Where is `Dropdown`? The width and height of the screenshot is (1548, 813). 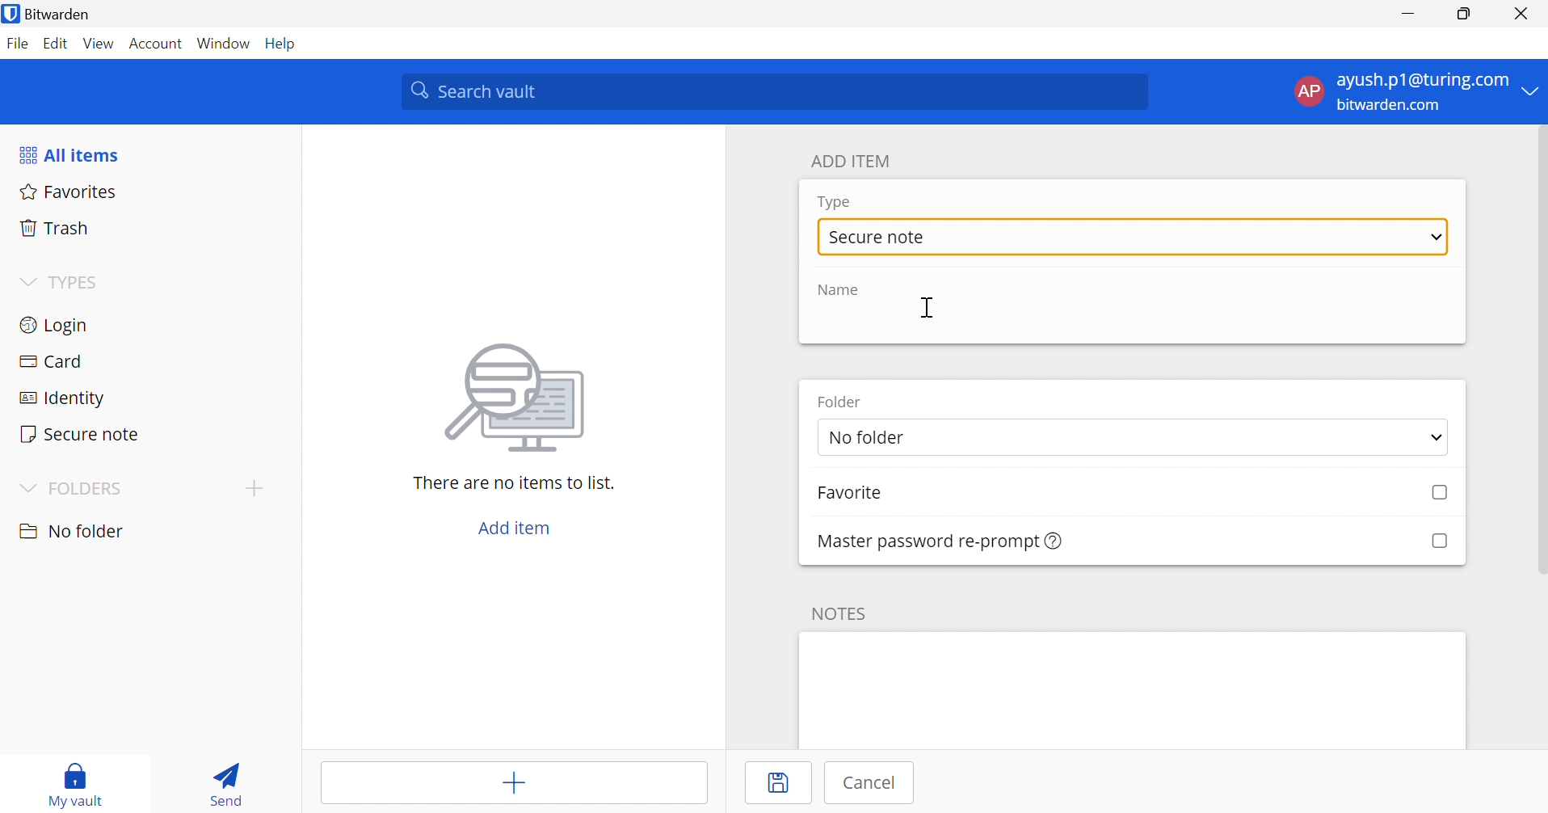 Dropdown is located at coordinates (24, 281).